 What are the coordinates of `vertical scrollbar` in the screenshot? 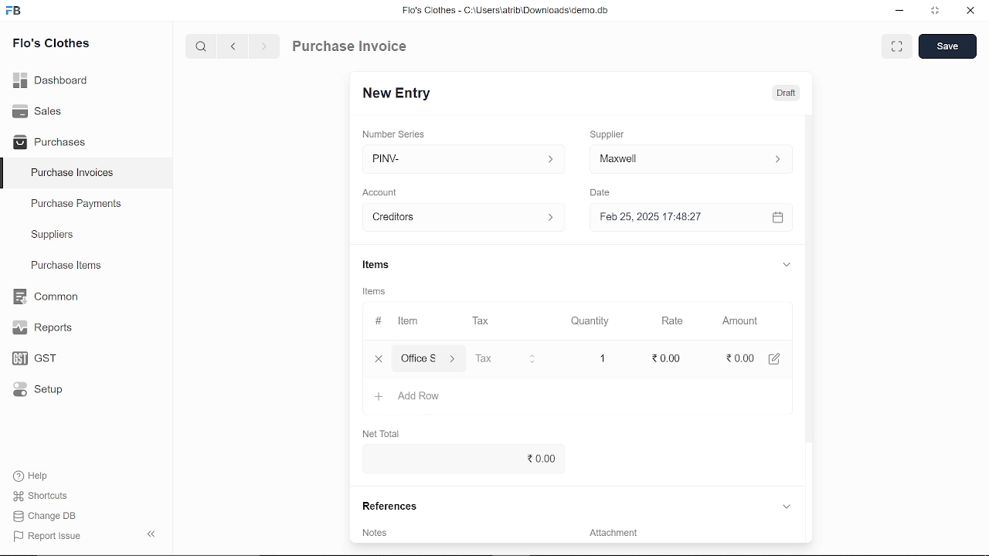 It's located at (807, 278).